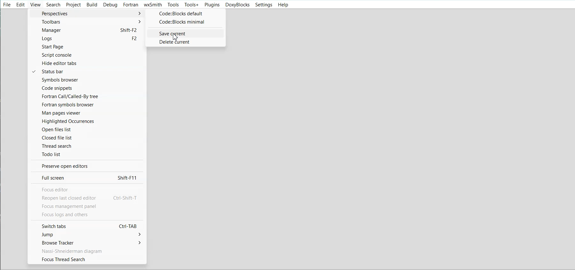 The width and height of the screenshot is (575, 270). Describe the element at coordinates (264, 5) in the screenshot. I see `Settings` at that location.